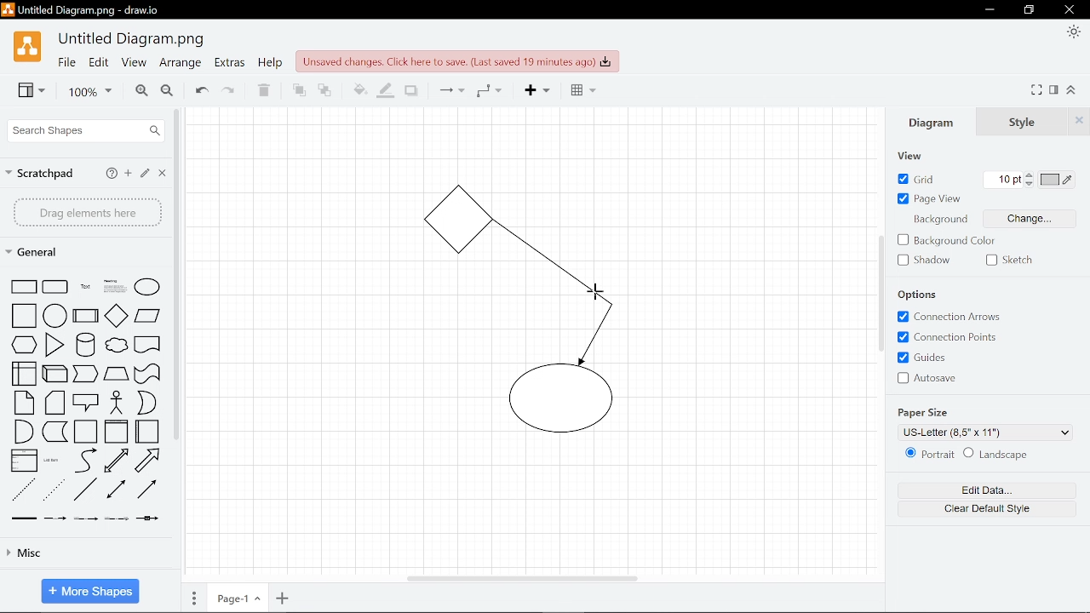  What do you see at coordinates (1002, 180) in the screenshot?
I see `Current grid distribution` at bounding box center [1002, 180].